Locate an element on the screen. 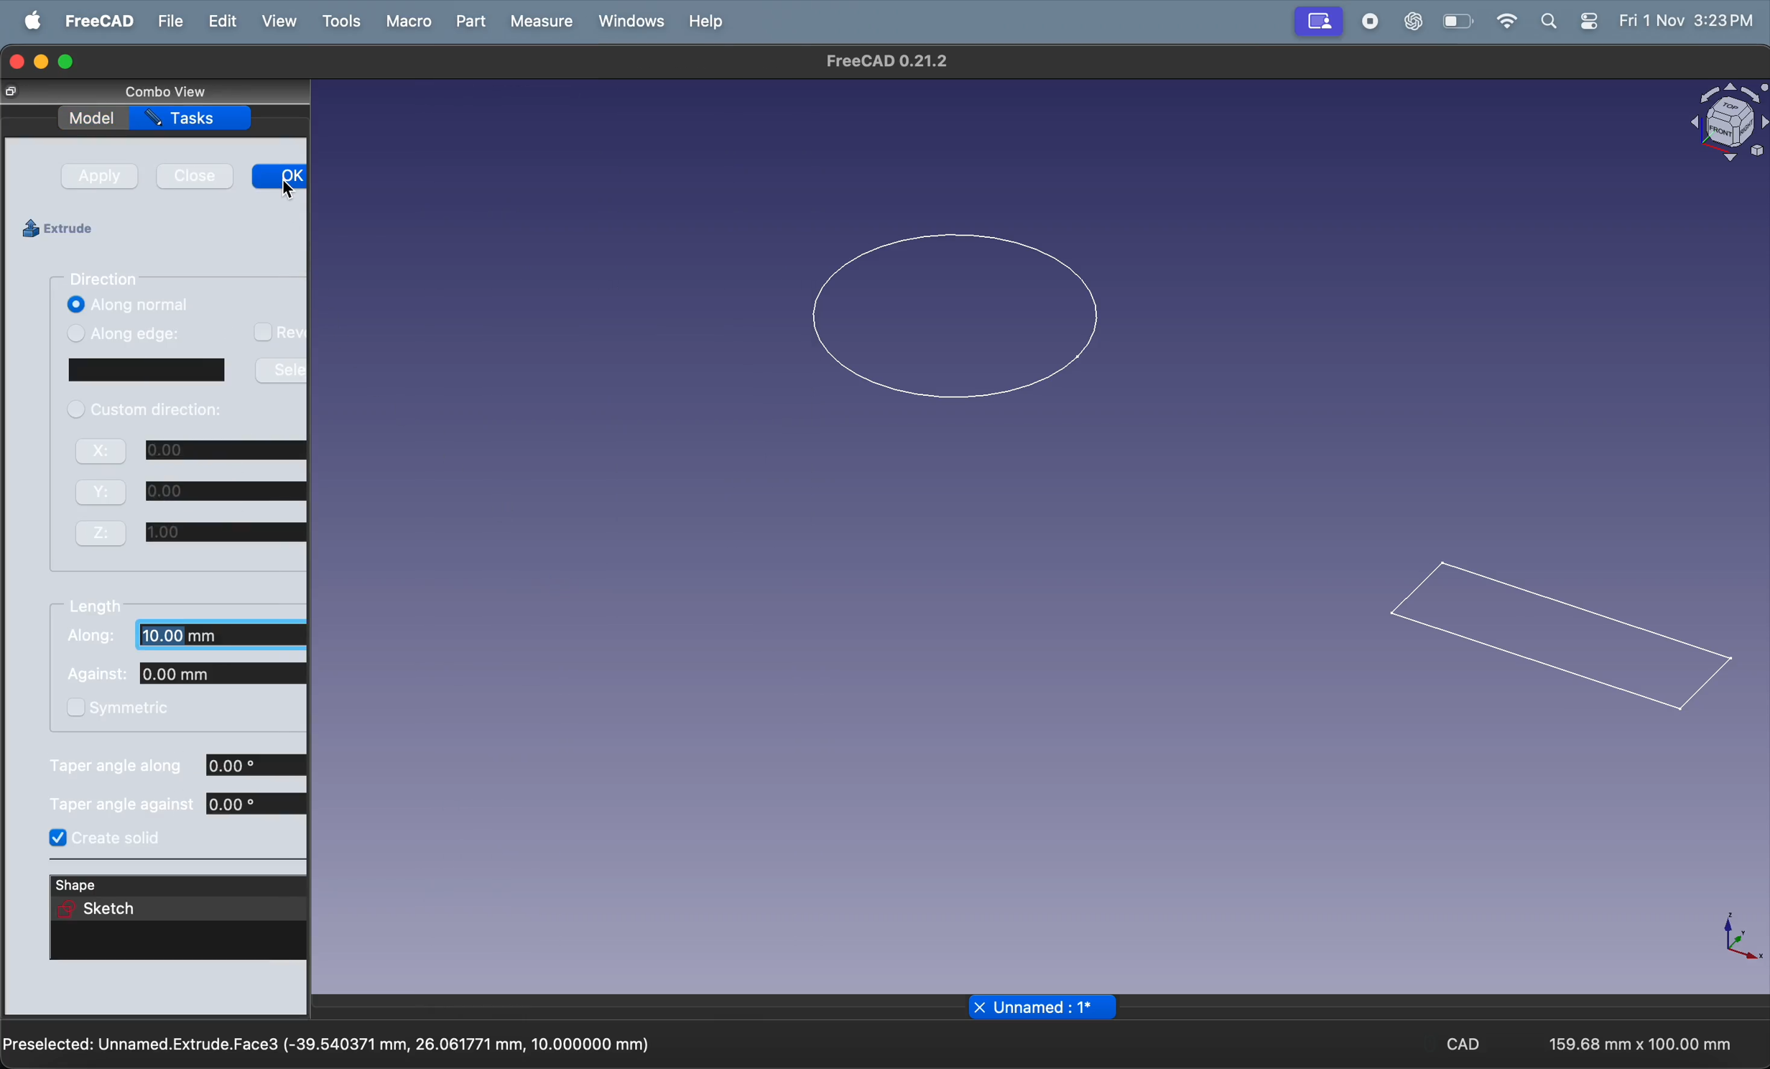 Image resolution: width=1770 pixels, height=1069 pixels. FreeCAD 0.21.2 is located at coordinates (892, 62).